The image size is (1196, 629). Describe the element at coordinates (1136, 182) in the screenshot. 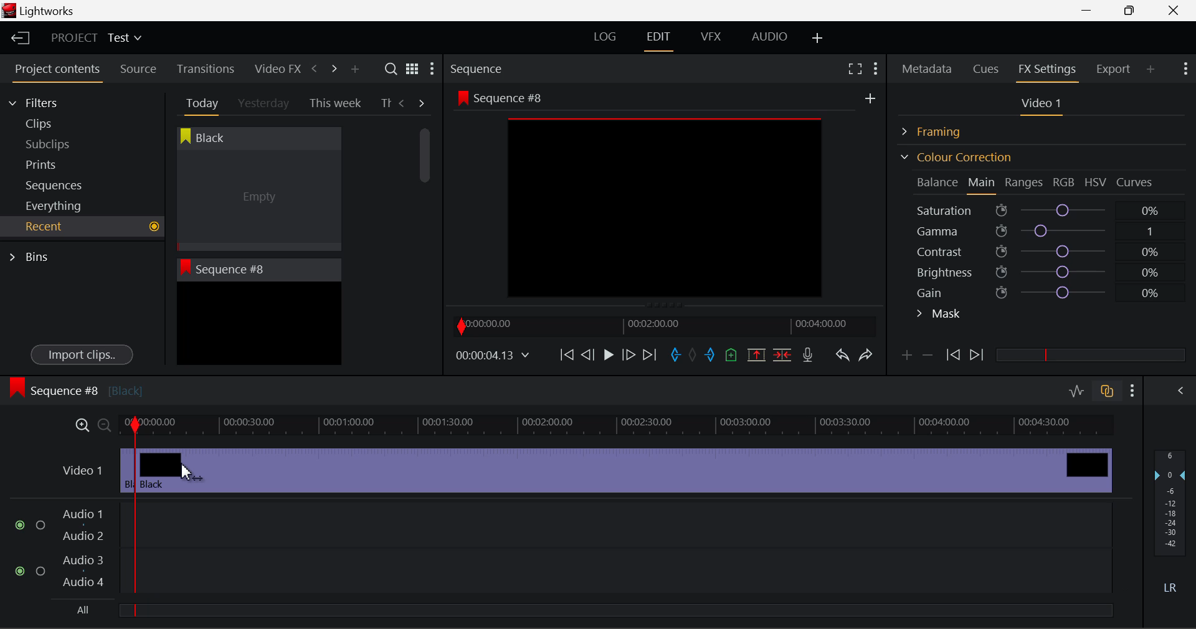

I see `Curves` at that location.